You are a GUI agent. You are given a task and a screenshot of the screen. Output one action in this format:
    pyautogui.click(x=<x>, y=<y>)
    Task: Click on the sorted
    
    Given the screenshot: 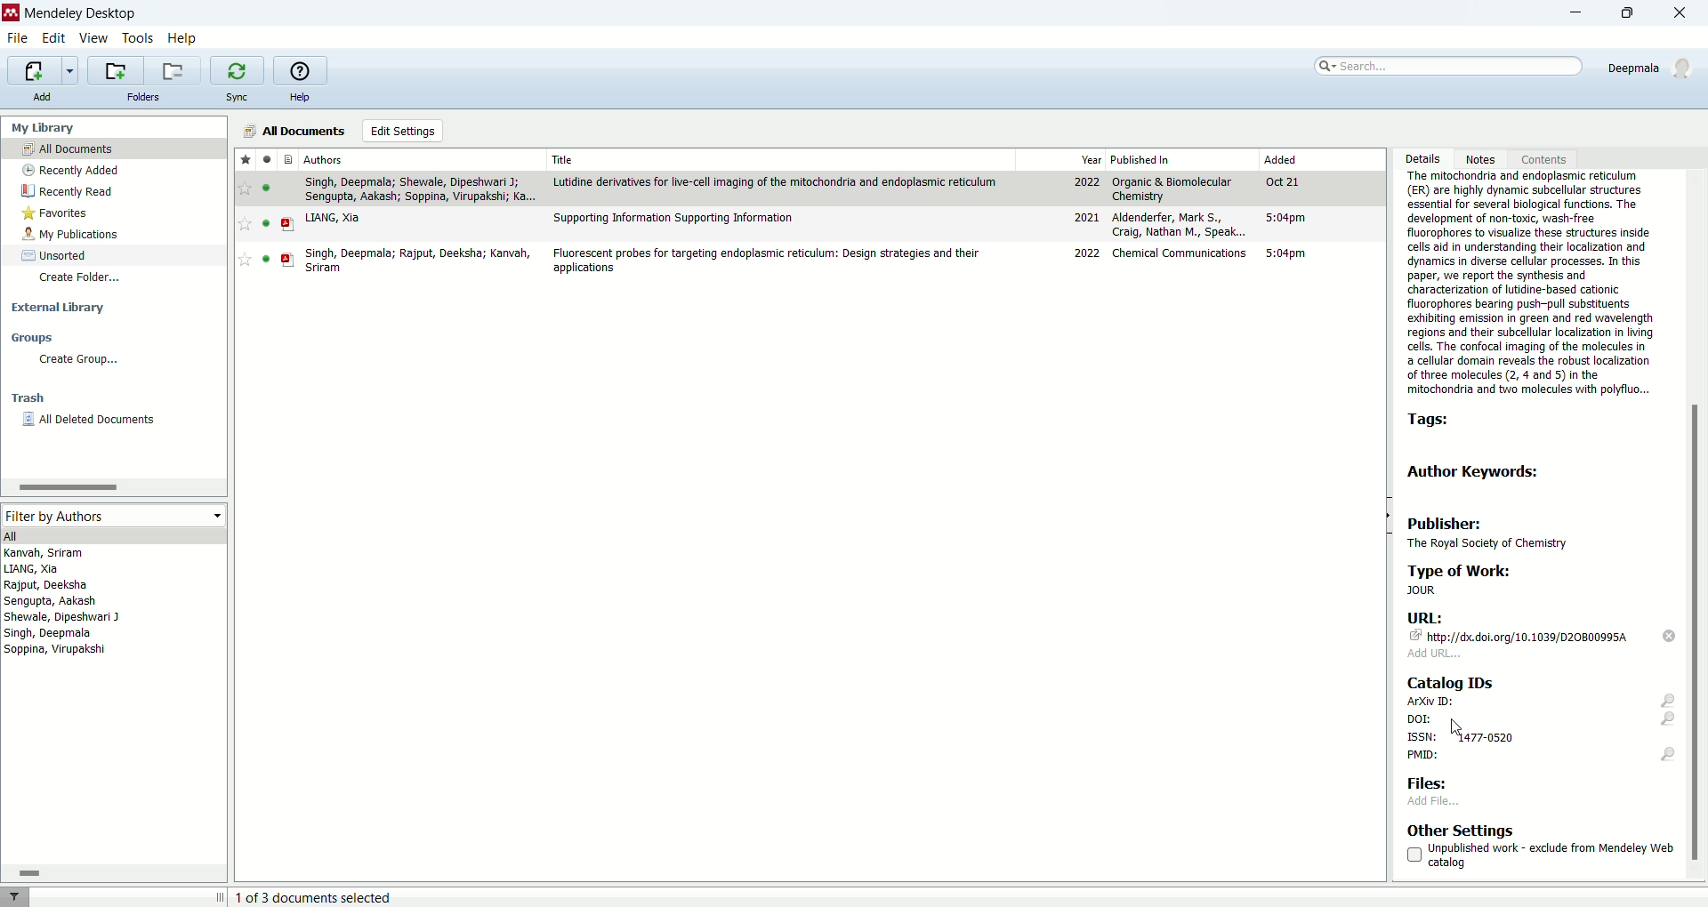 What is the action you would take?
    pyautogui.click(x=55, y=255)
    